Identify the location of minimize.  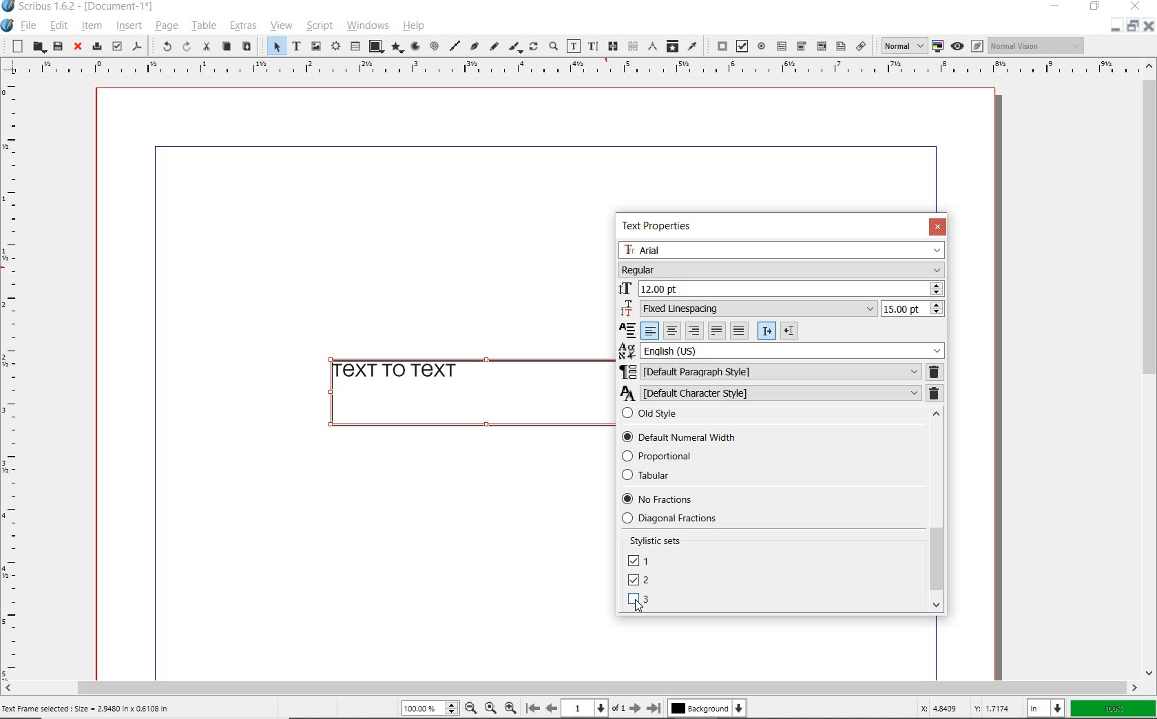
(1058, 7).